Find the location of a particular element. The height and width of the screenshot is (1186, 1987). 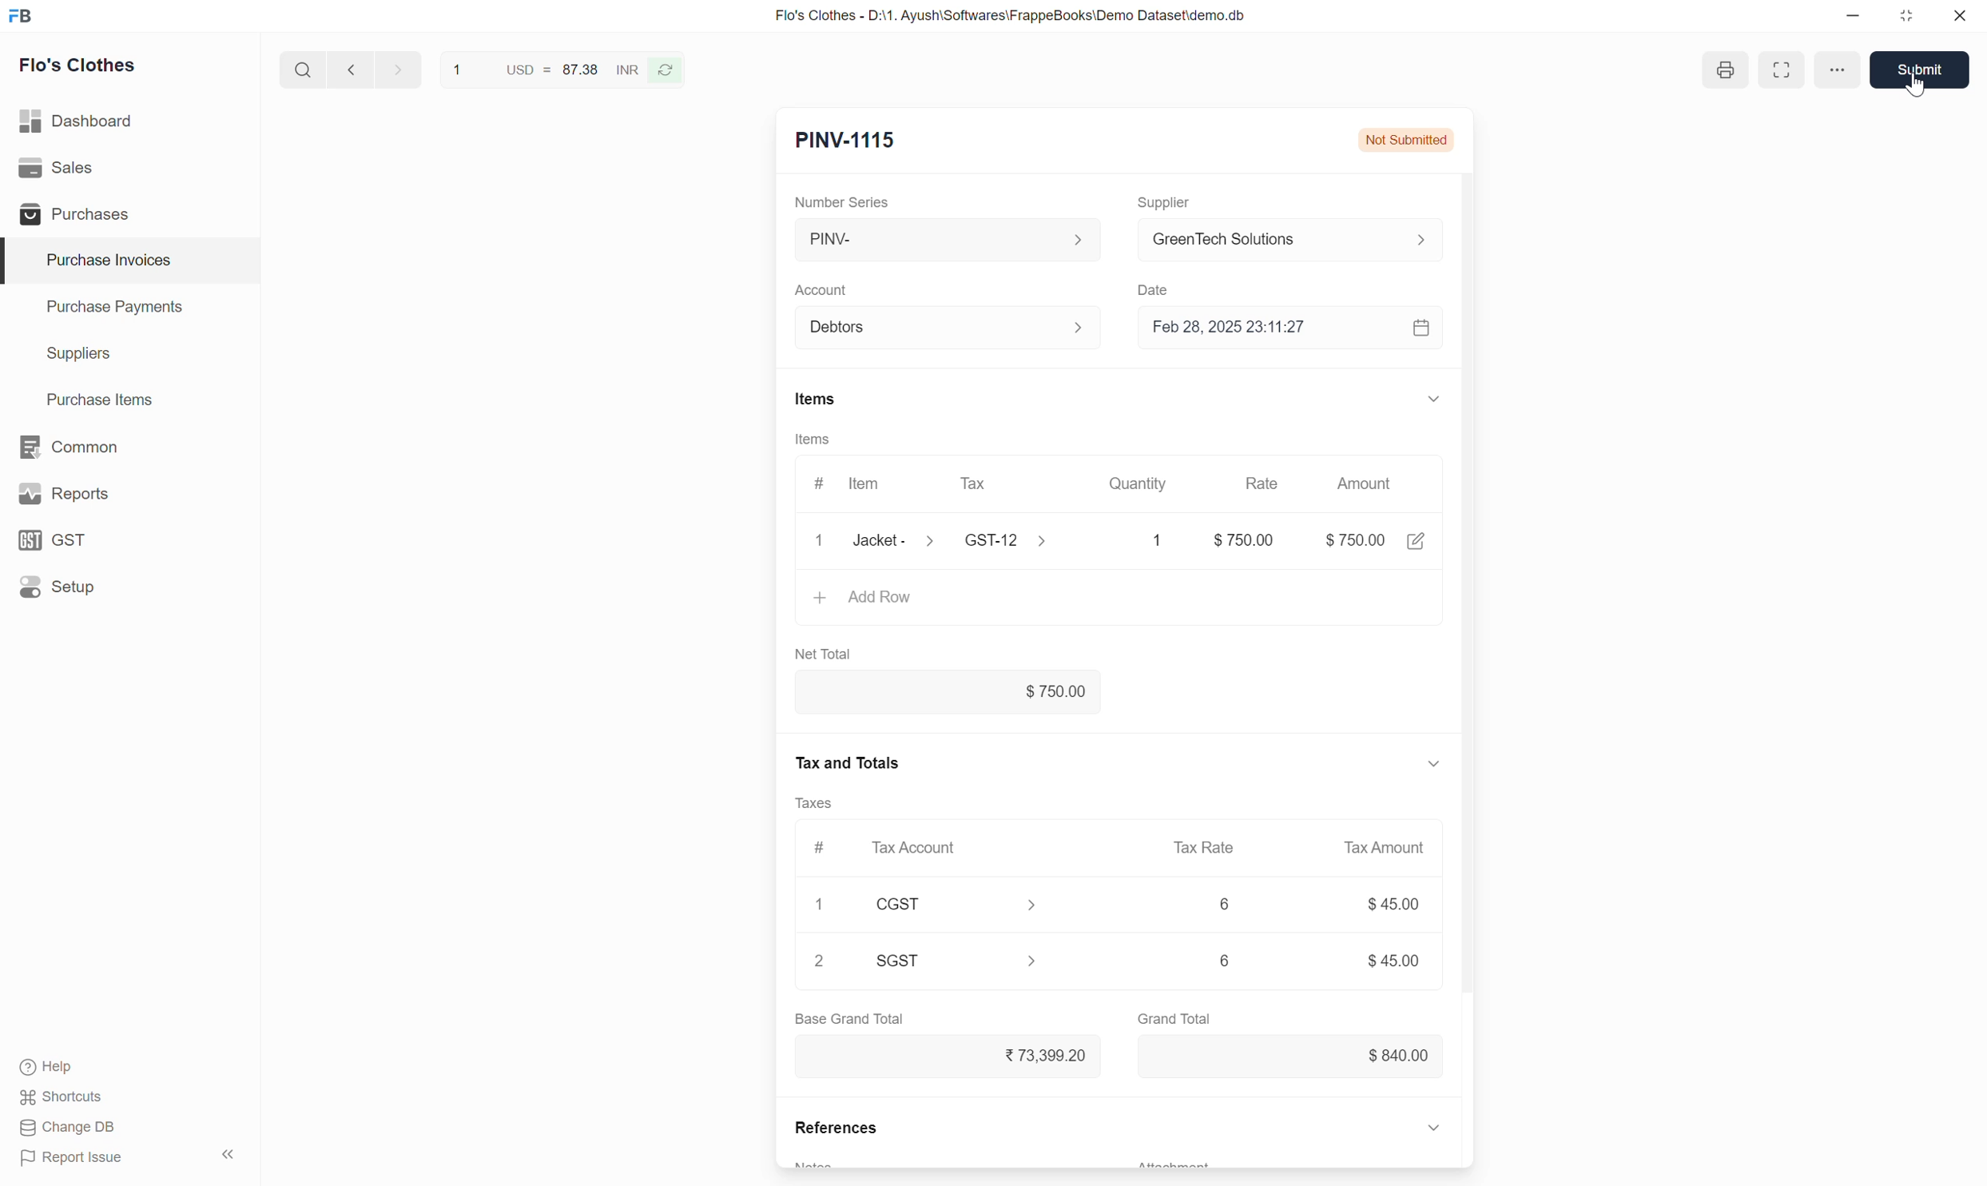

Taxes is located at coordinates (813, 803).